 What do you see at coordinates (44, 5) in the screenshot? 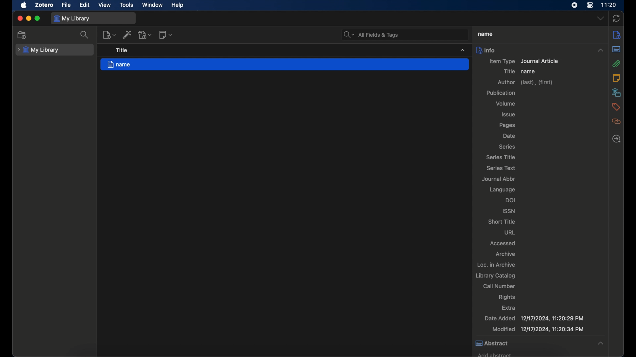
I see `zotero` at bounding box center [44, 5].